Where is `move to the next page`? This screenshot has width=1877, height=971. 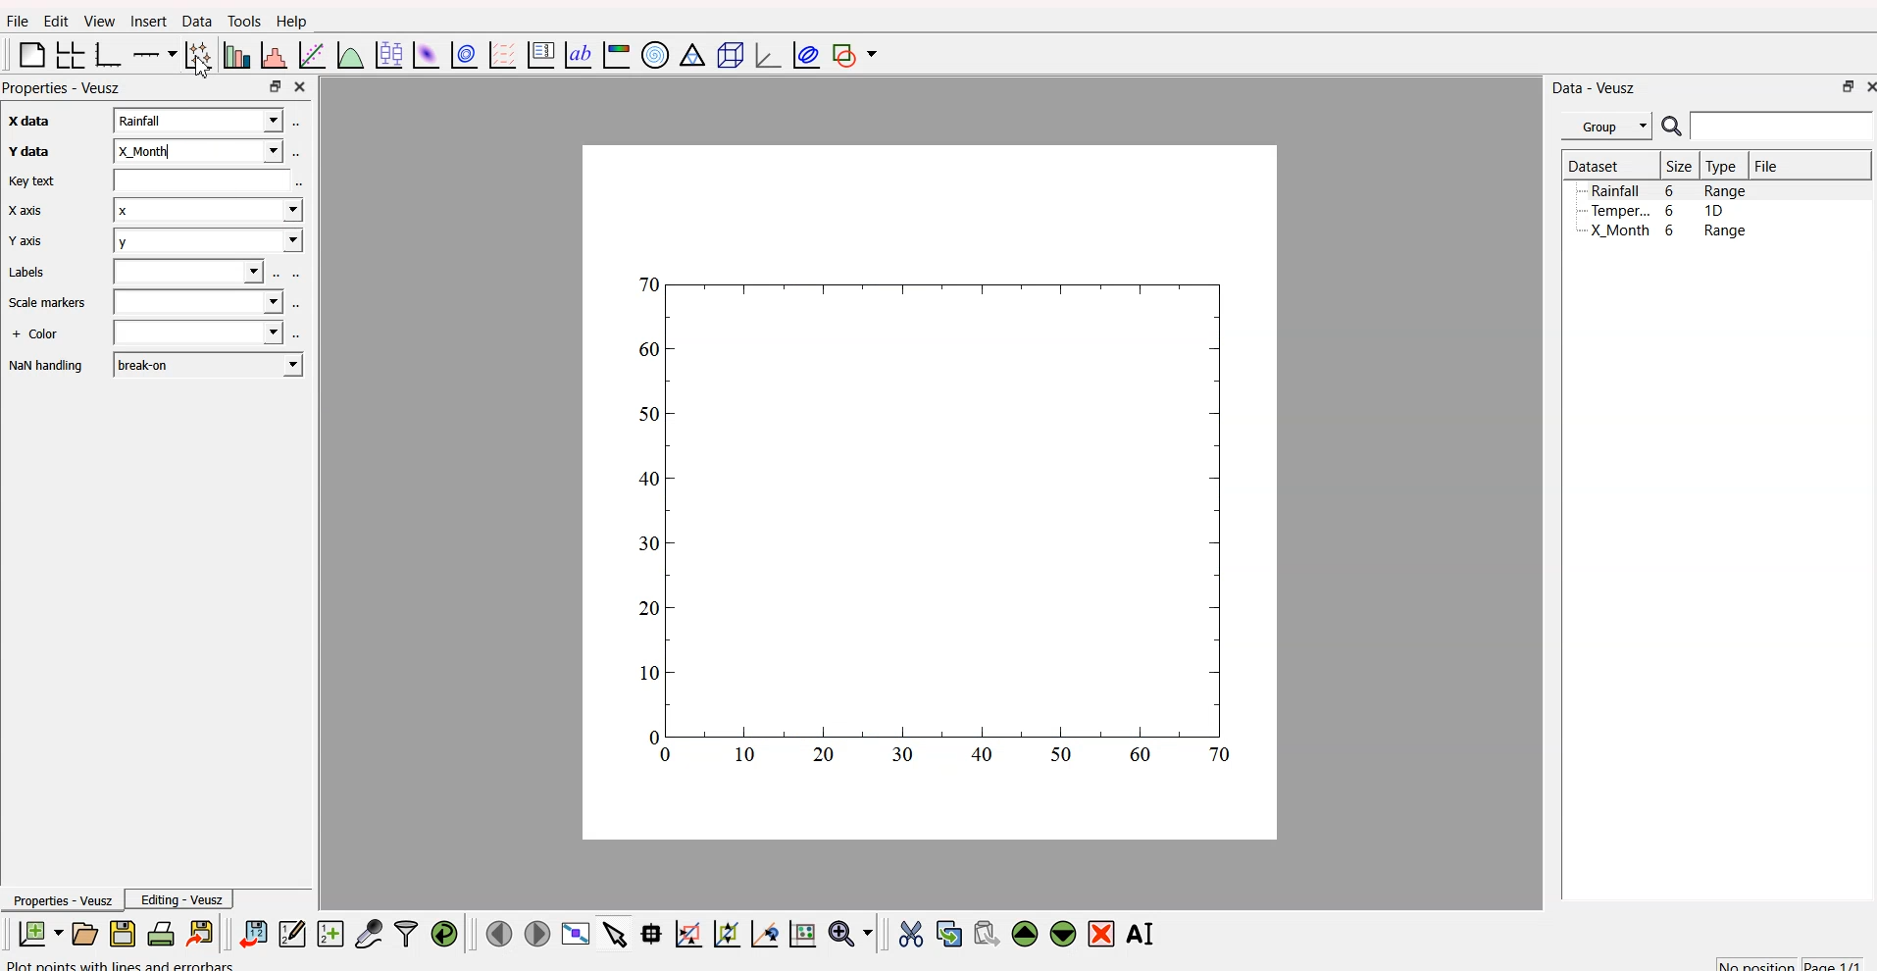
move to the next page is located at coordinates (539, 934).